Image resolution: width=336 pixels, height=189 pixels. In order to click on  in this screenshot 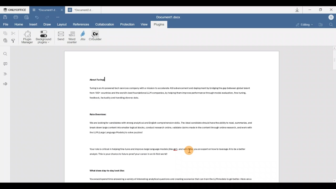, I will do `click(190, 151)`.